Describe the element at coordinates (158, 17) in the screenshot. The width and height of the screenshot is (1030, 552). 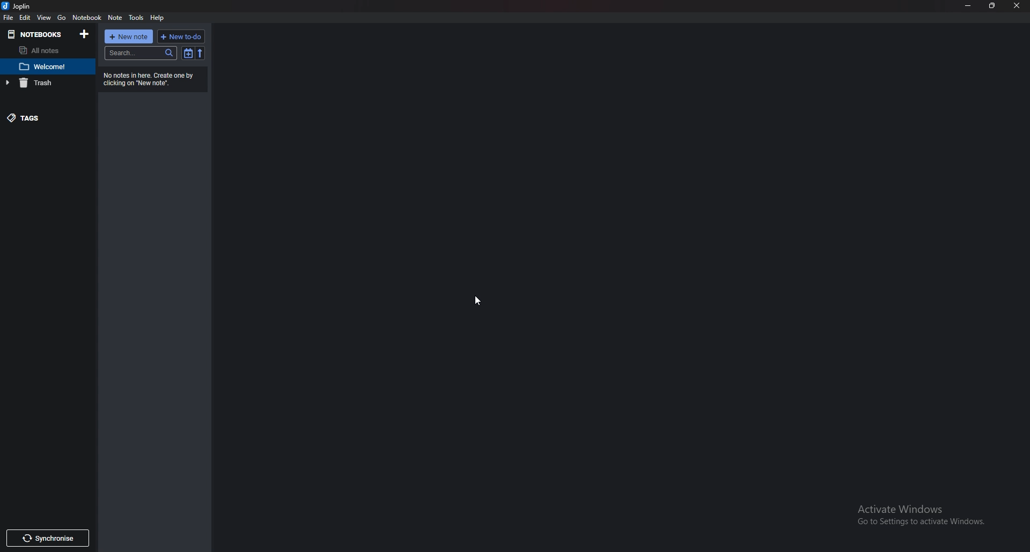
I see `help` at that location.